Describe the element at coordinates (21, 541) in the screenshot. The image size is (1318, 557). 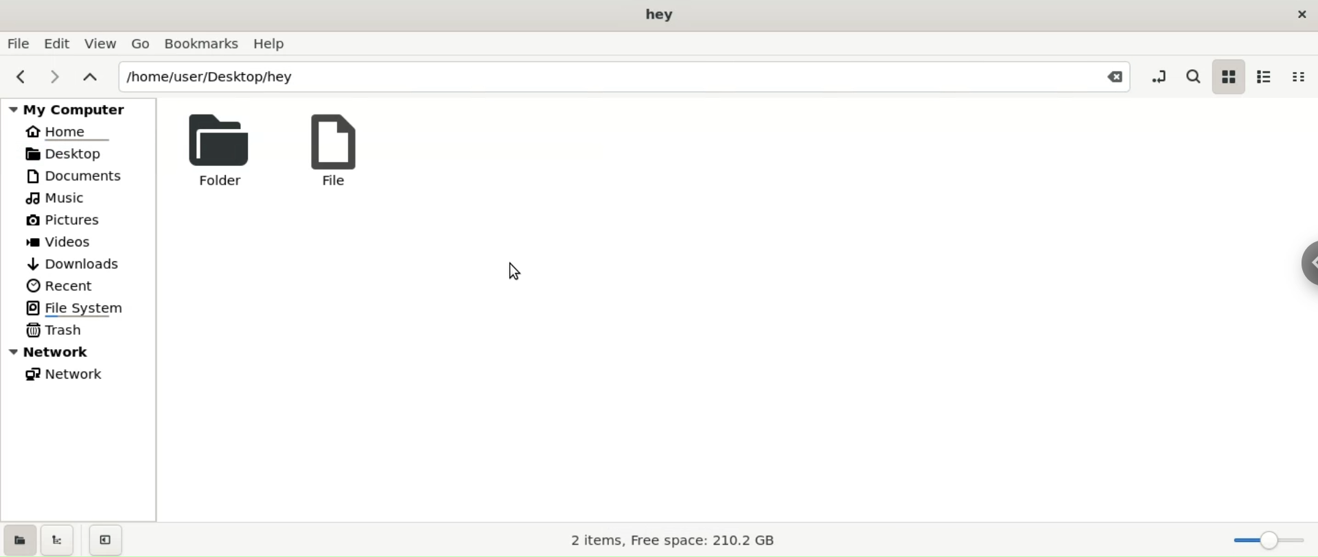
I see `show places` at that location.